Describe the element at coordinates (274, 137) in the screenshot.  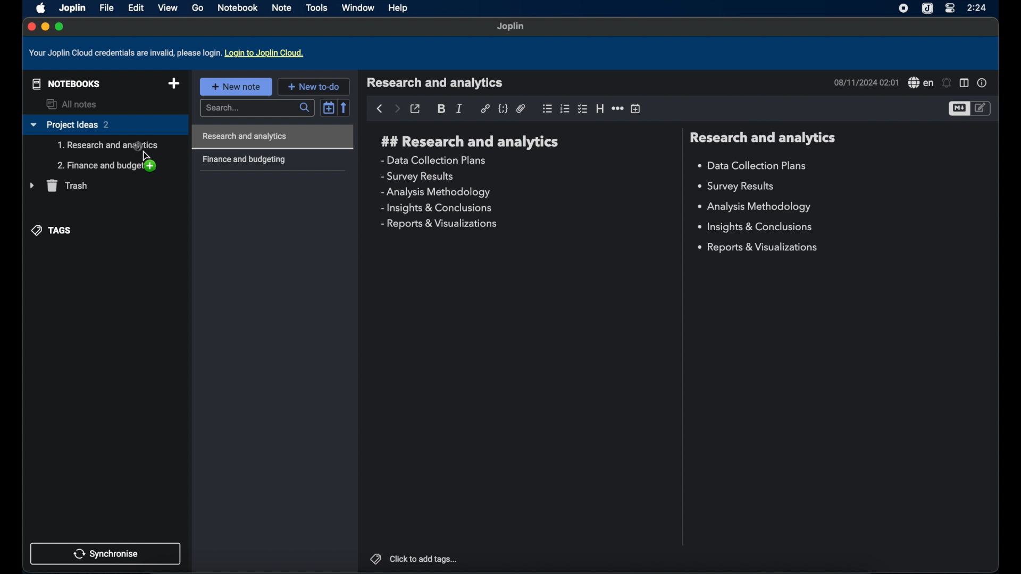
I see `research and analytics highlighted ` at that location.